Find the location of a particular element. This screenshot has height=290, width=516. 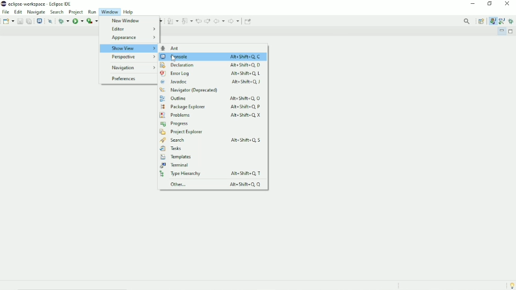

Run is located at coordinates (77, 21).